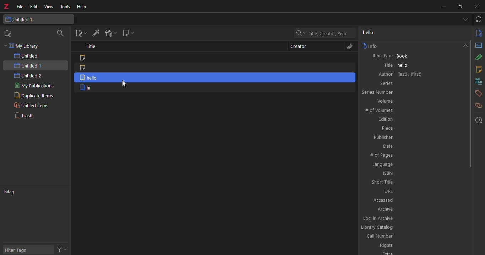 This screenshot has height=255, width=485. I want to click on new item, so click(82, 33).